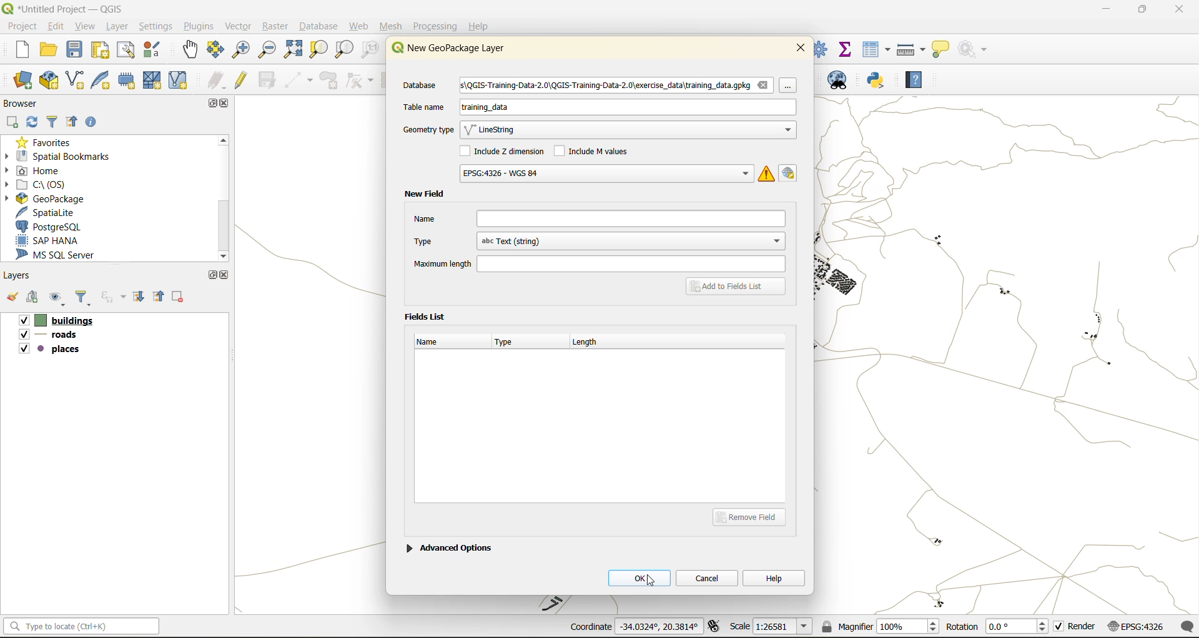  Describe the element at coordinates (47, 141) in the screenshot. I see `favorites` at that location.